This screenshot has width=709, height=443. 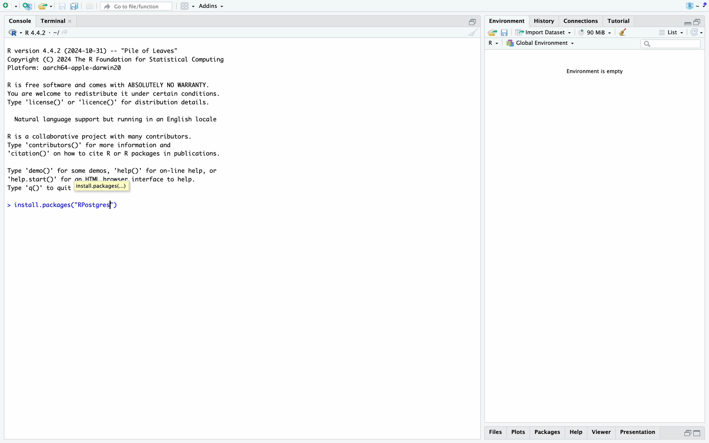 I want to click on print the current file, so click(x=88, y=6).